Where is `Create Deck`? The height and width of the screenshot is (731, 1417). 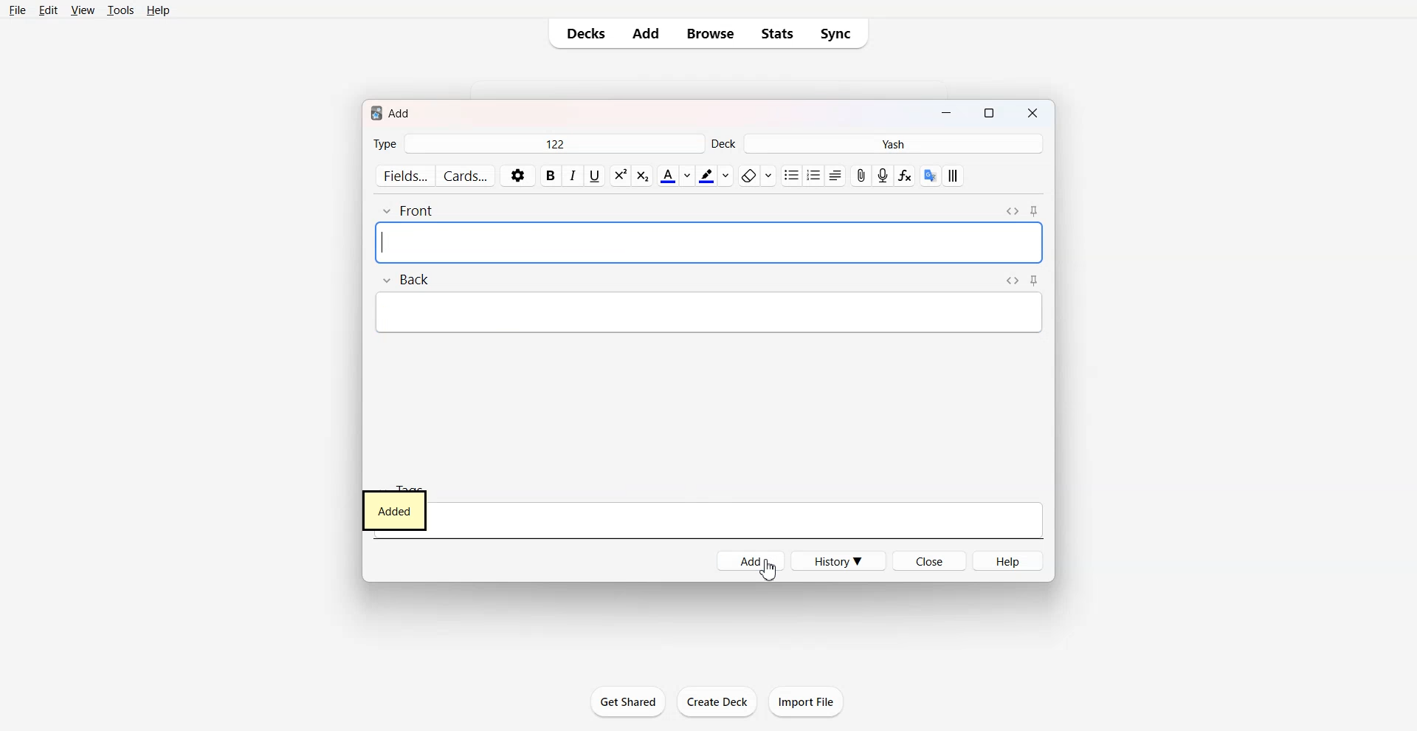 Create Deck is located at coordinates (717, 701).